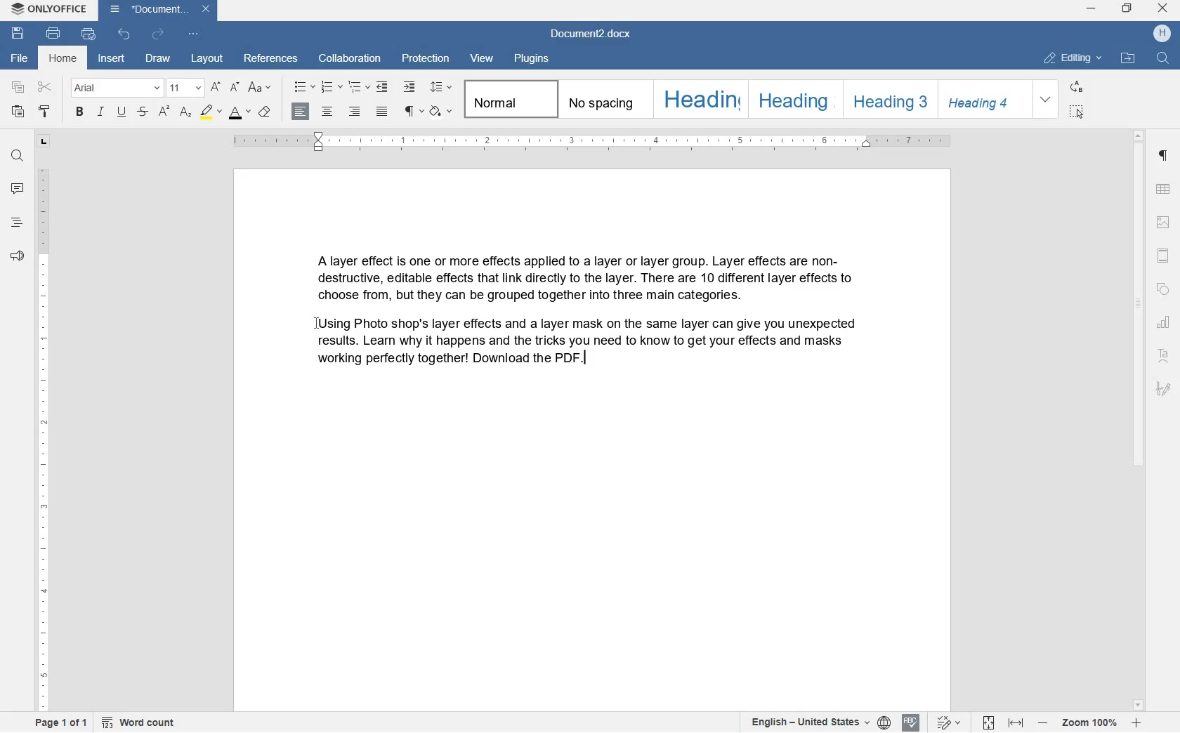  Describe the element at coordinates (88, 33) in the screenshot. I see `QUICK PRINT` at that location.